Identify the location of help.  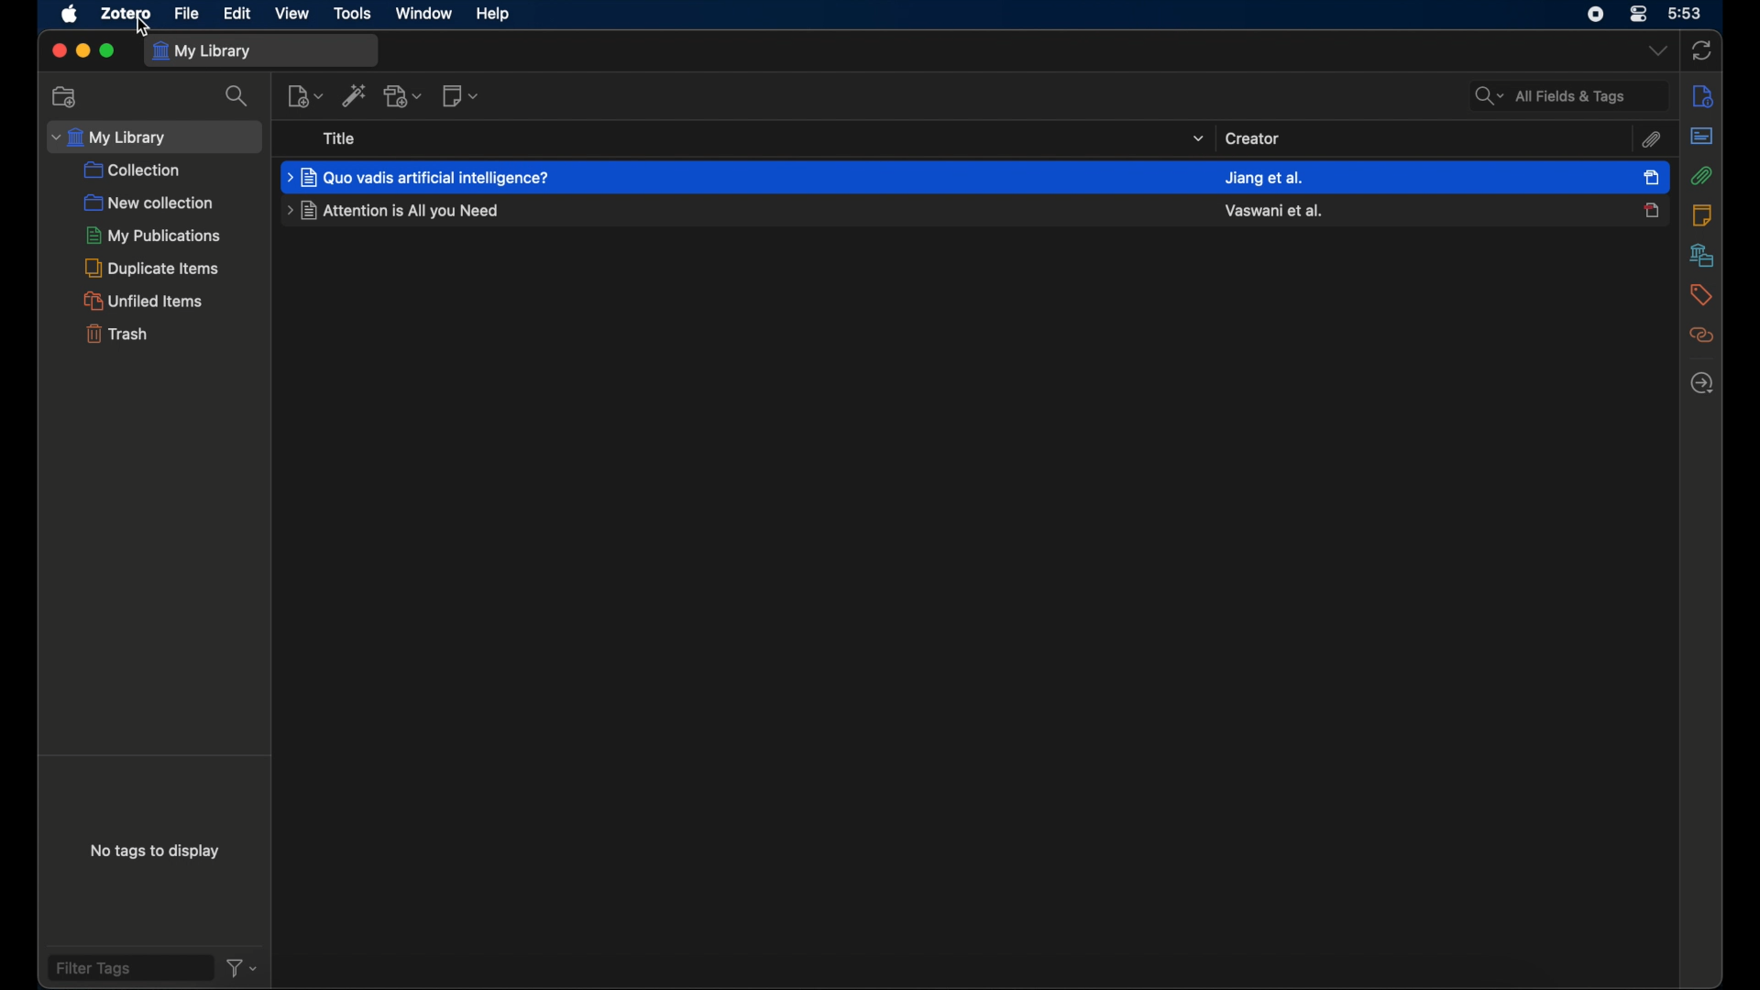
(496, 14).